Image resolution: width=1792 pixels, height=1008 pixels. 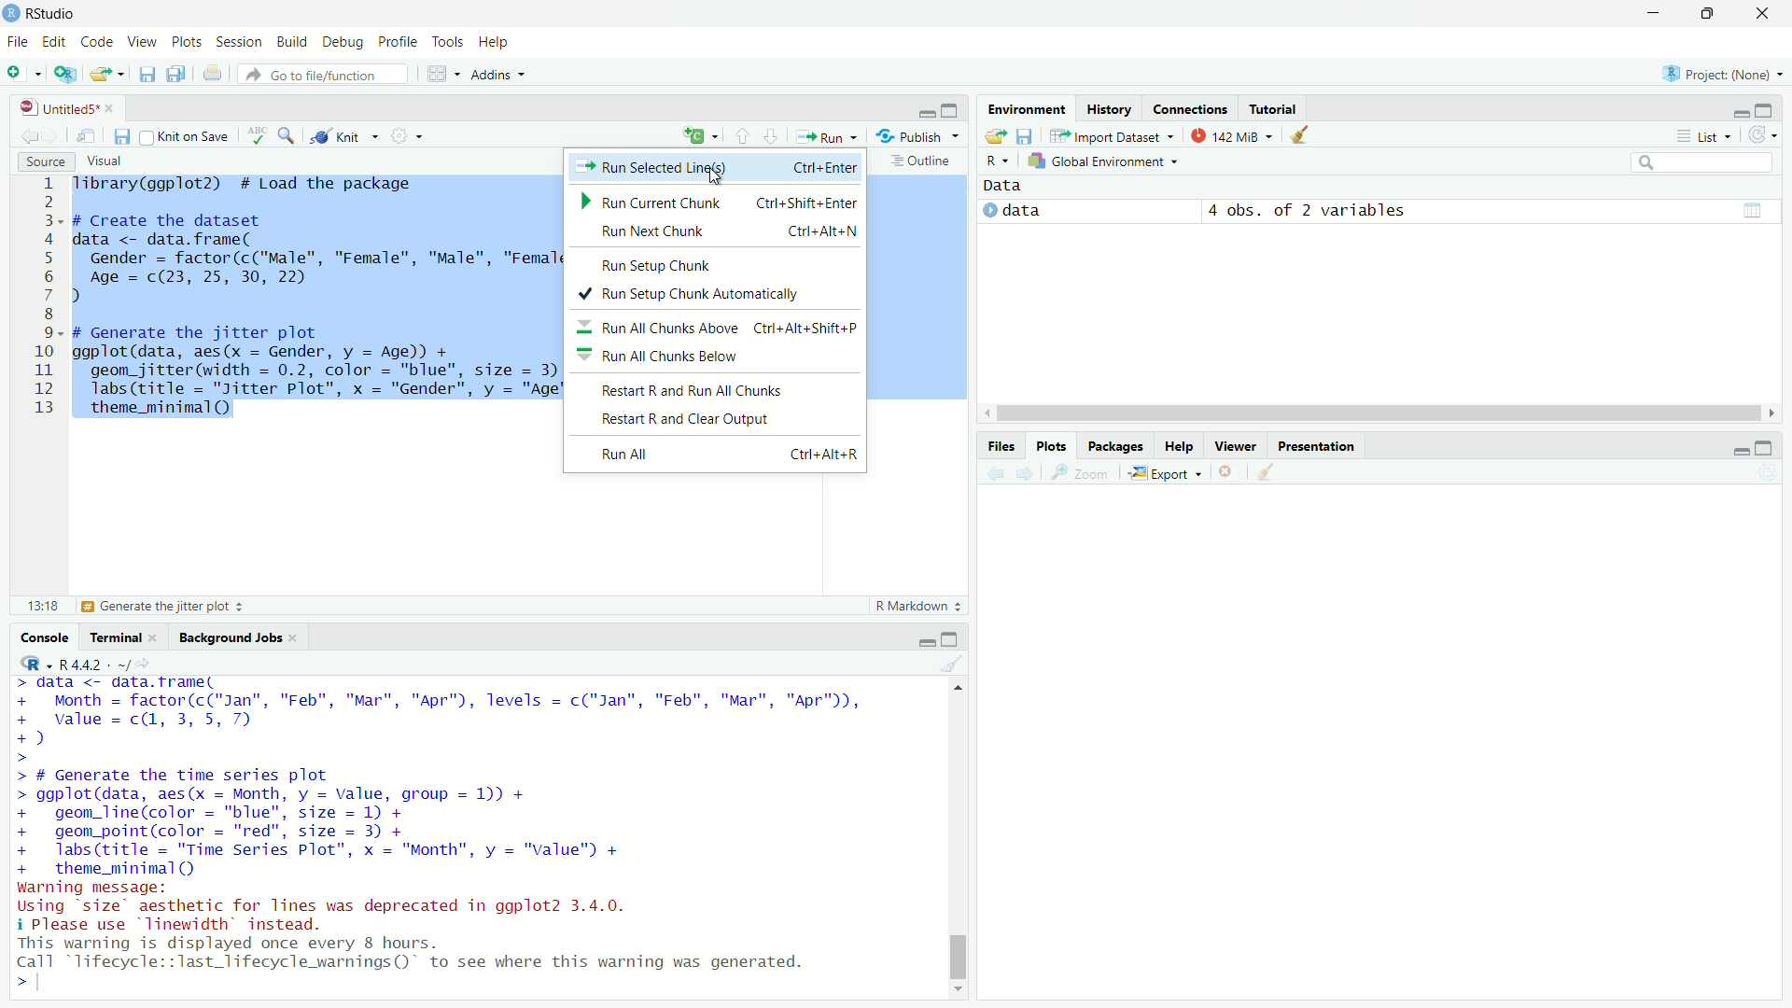 I want to click on minimize, so click(x=924, y=640).